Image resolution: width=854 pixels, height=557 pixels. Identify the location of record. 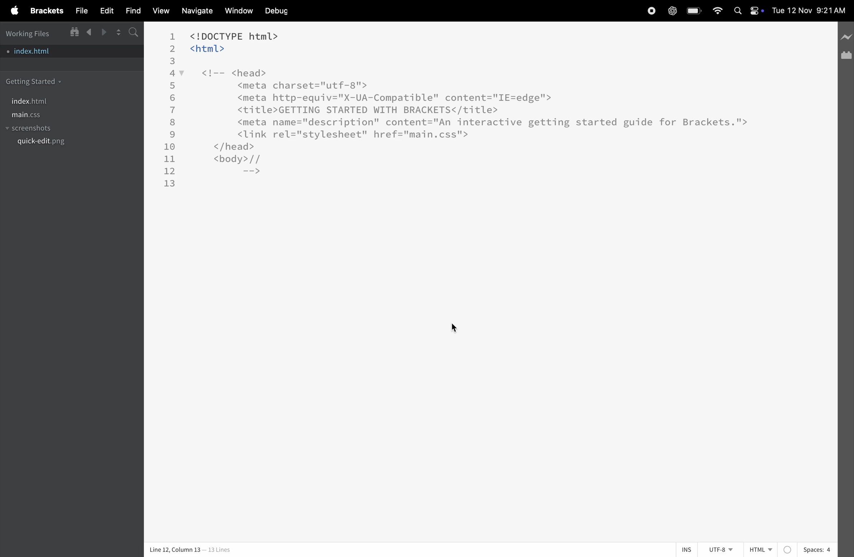
(650, 11).